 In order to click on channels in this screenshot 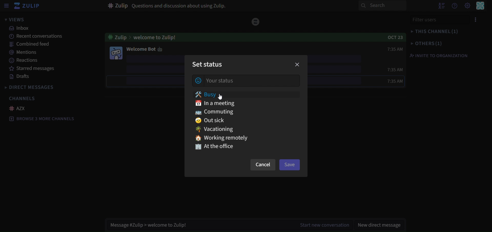, I will do `click(23, 98)`.